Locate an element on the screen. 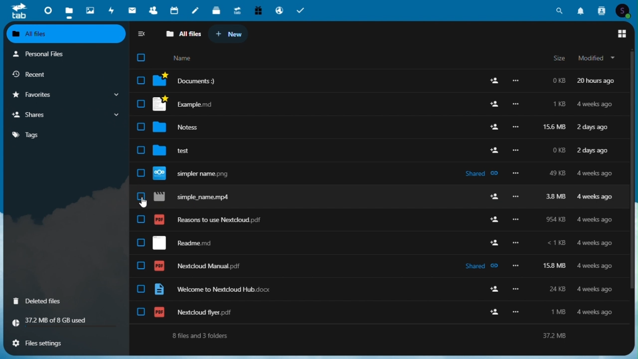  Welcome to notebook hub is located at coordinates (371, 290).